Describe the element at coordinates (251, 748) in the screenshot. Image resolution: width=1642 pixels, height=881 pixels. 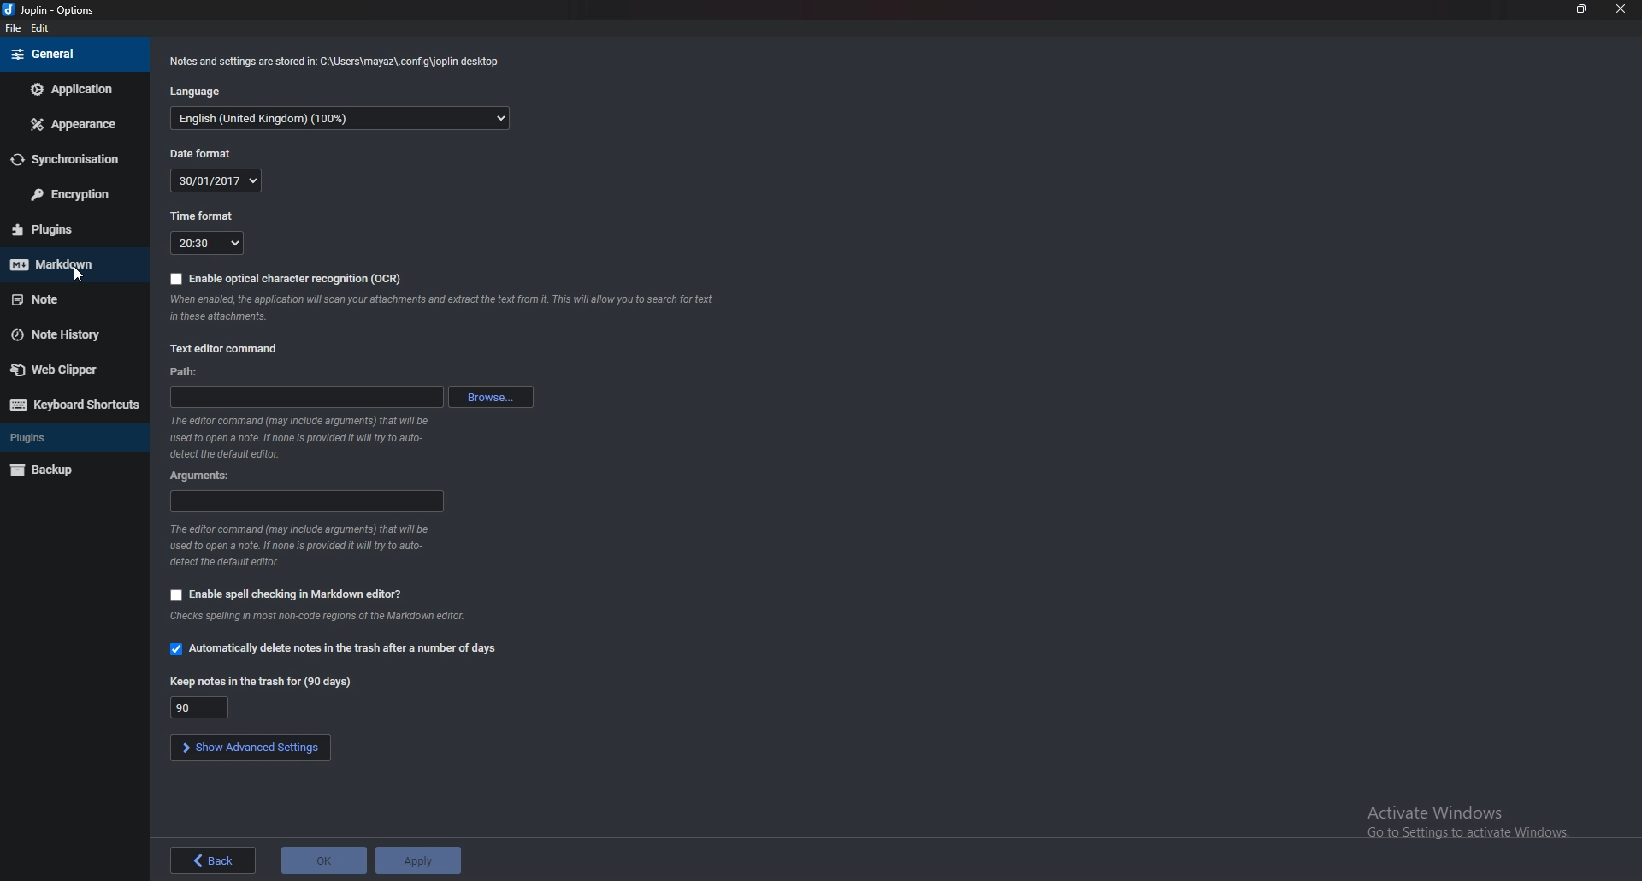
I see `show advanced settings` at that location.